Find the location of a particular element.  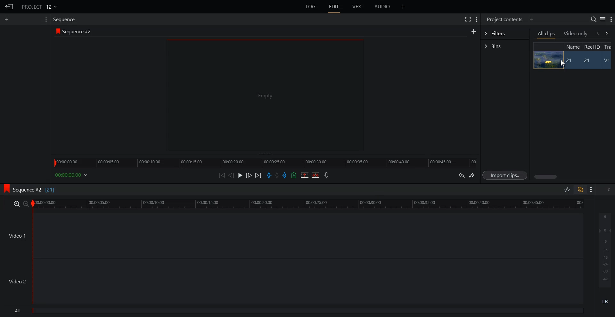

Name is located at coordinates (572, 46).